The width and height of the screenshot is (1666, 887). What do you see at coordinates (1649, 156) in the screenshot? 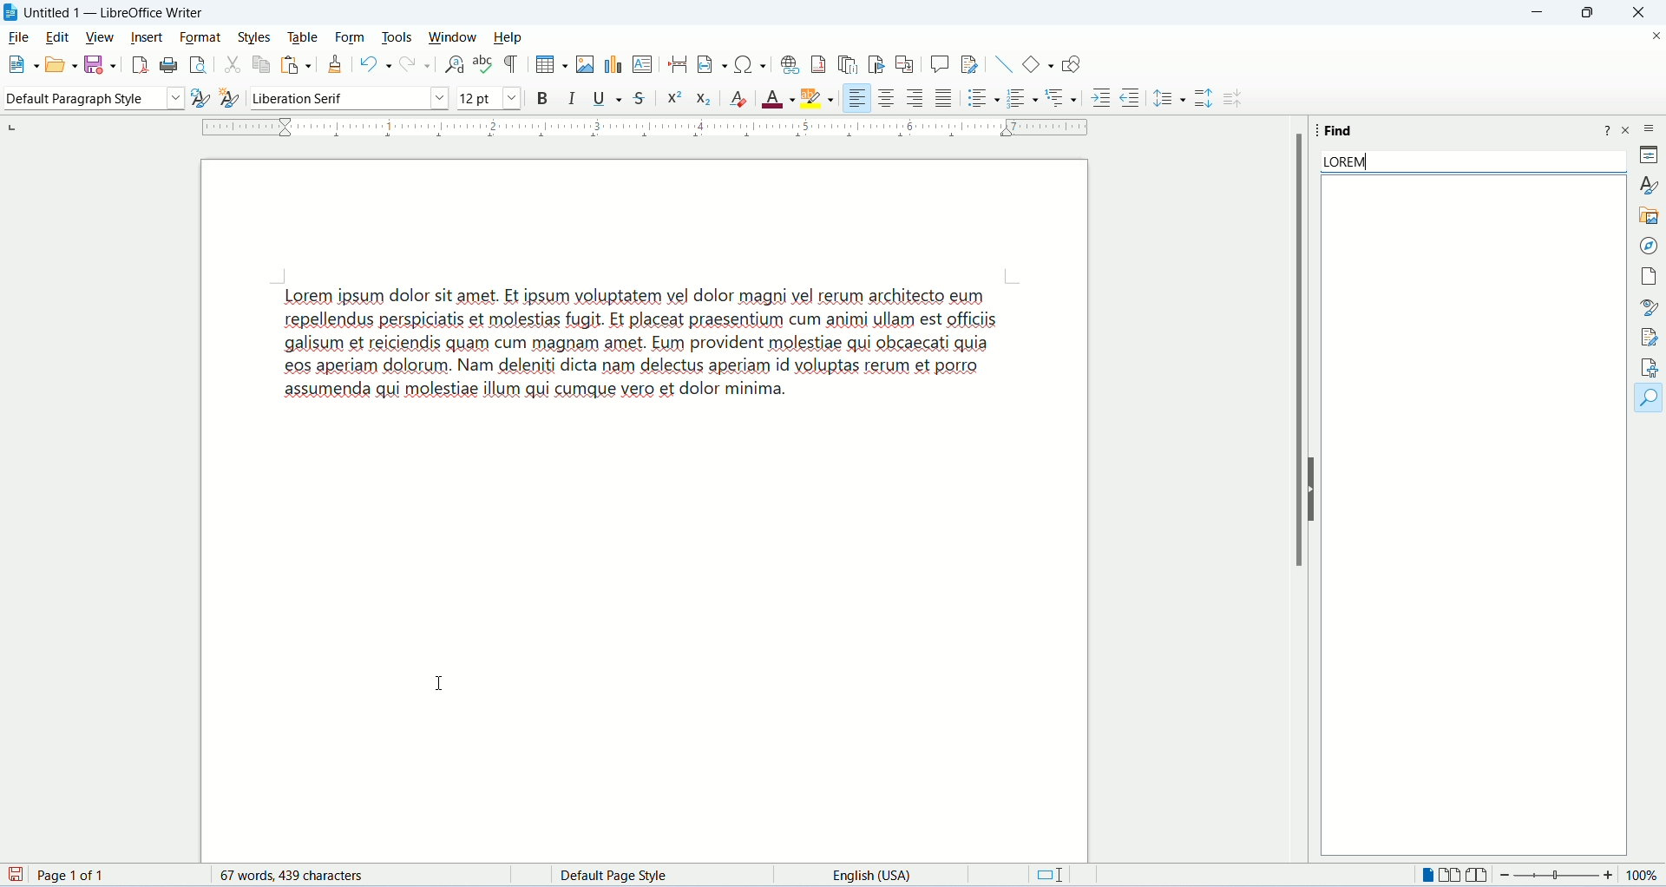
I see `properties` at bounding box center [1649, 156].